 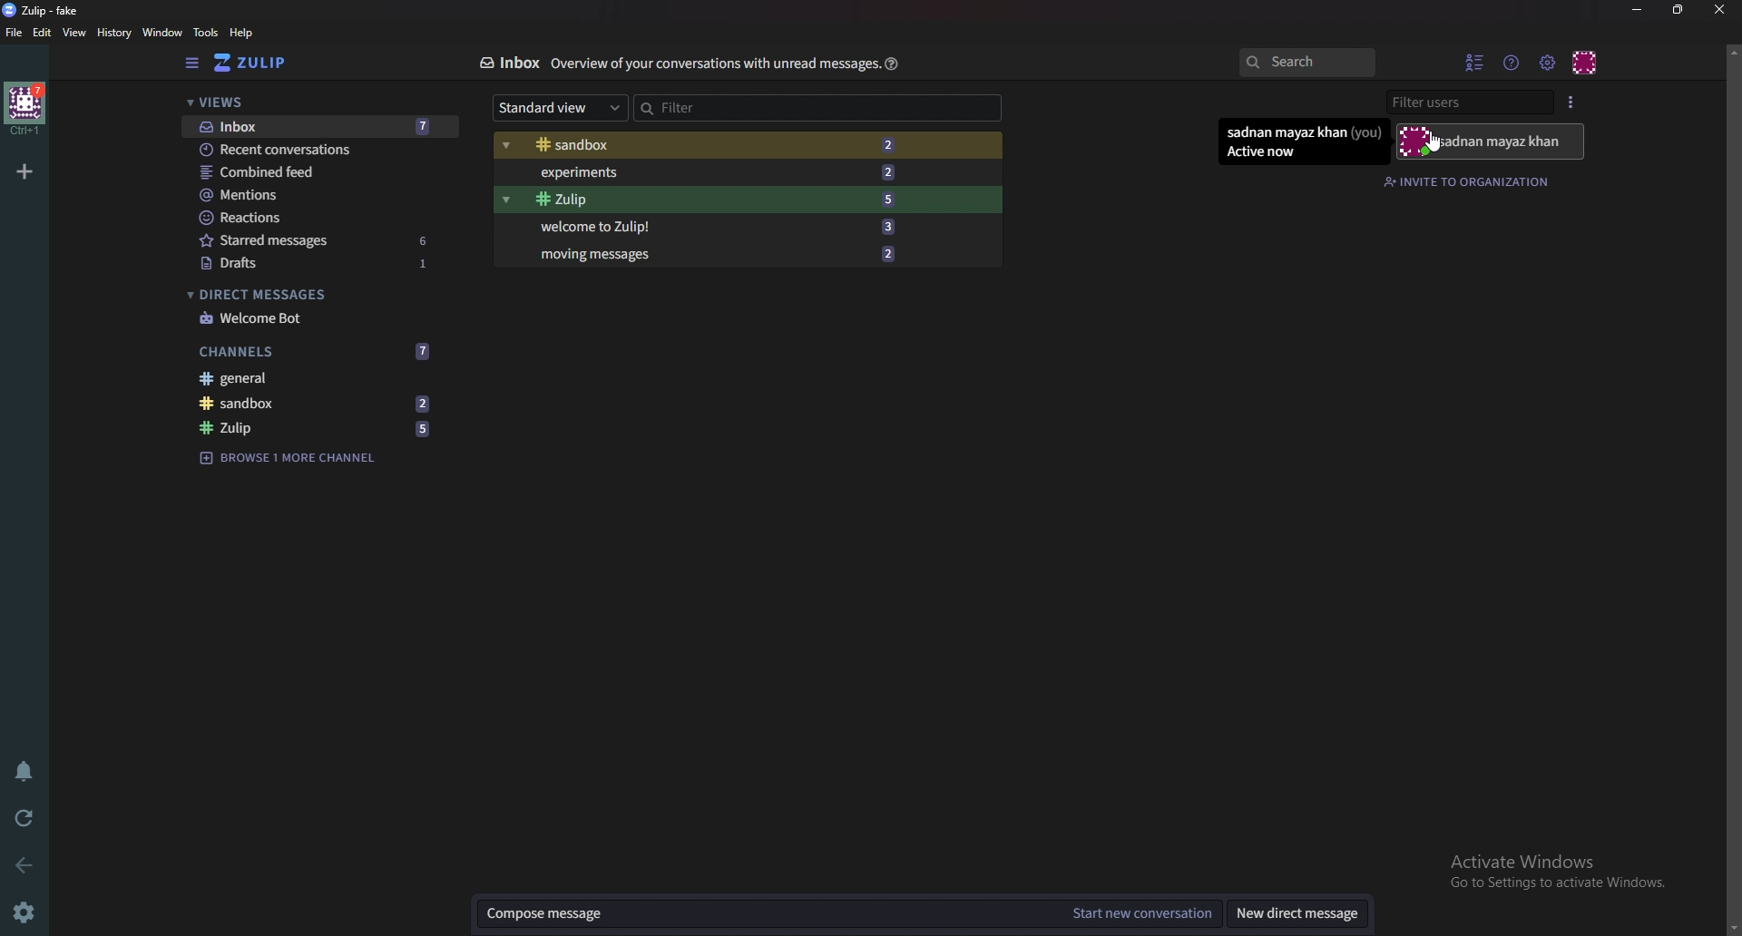 I want to click on user, so click(x=1489, y=141).